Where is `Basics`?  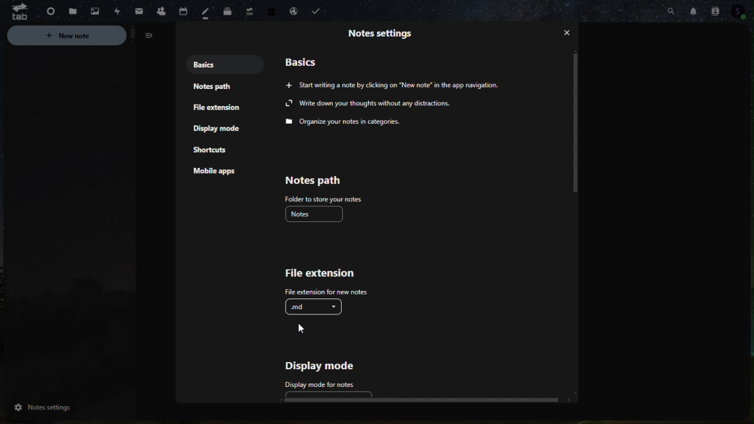 Basics is located at coordinates (201, 64).